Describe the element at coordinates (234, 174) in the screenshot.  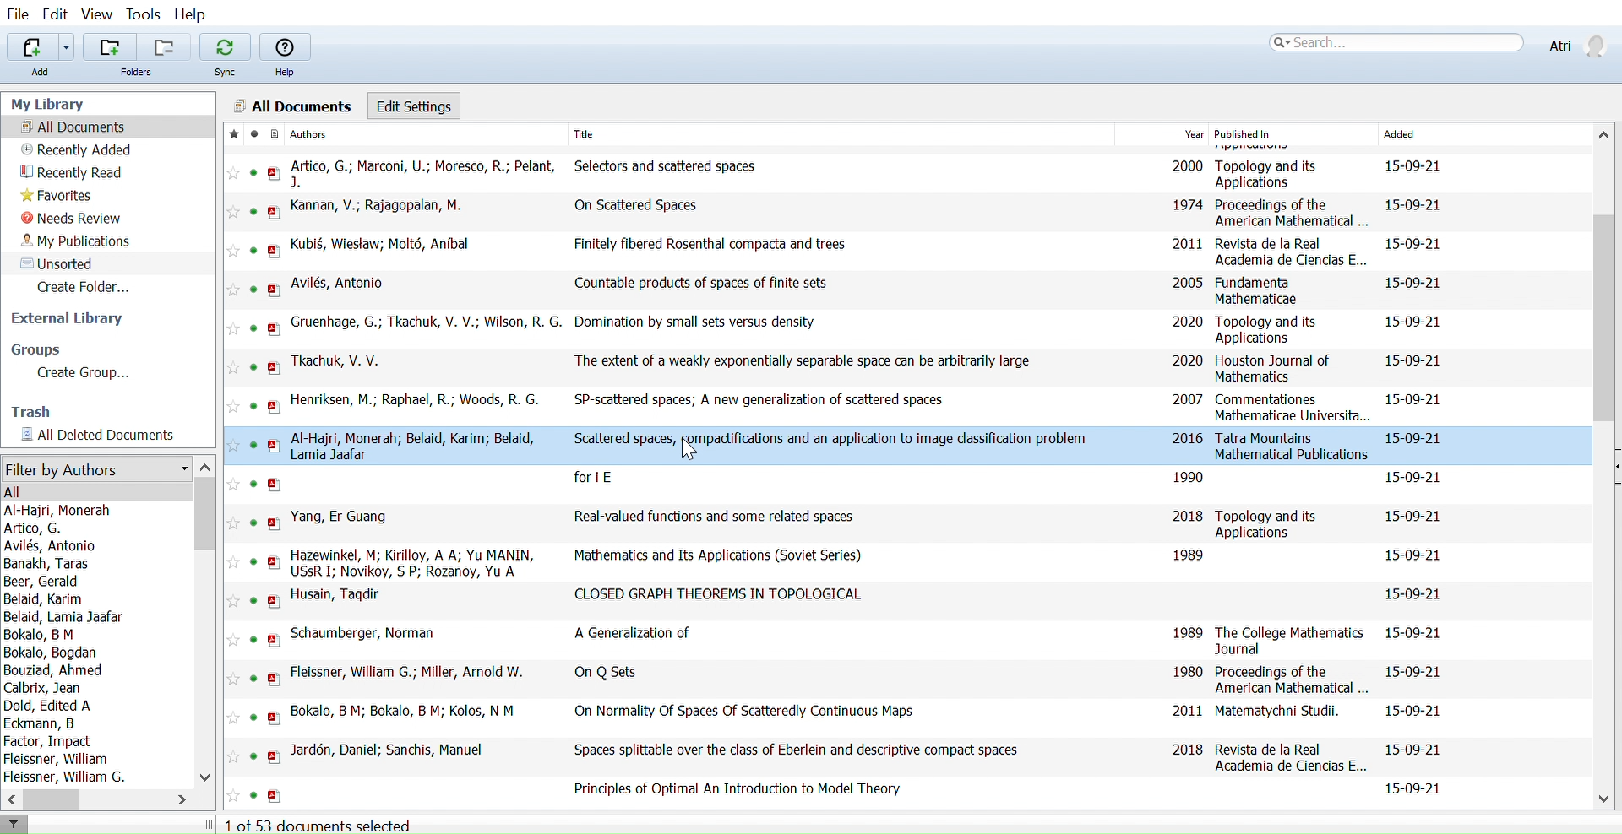
I see `Favourite` at that location.